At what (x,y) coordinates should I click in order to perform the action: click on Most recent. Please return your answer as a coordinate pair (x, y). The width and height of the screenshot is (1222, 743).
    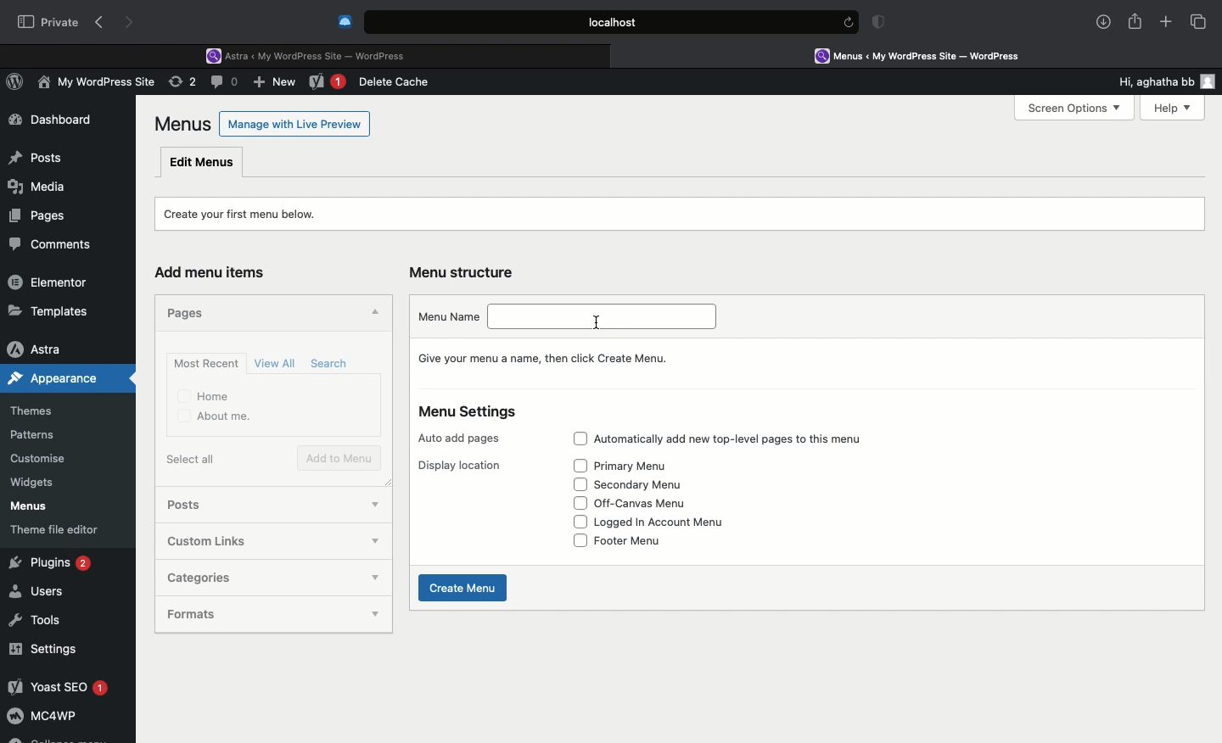
    Looking at the image, I should click on (204, 363).